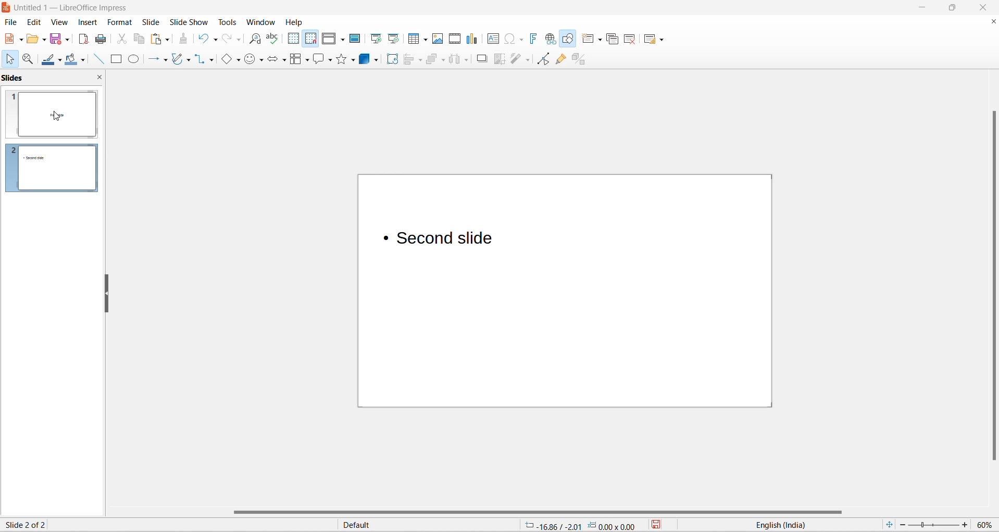  What do you see at coordinates (117, 60) in the screenshot?
I see `rectangle` at bounding box center [117, 60].